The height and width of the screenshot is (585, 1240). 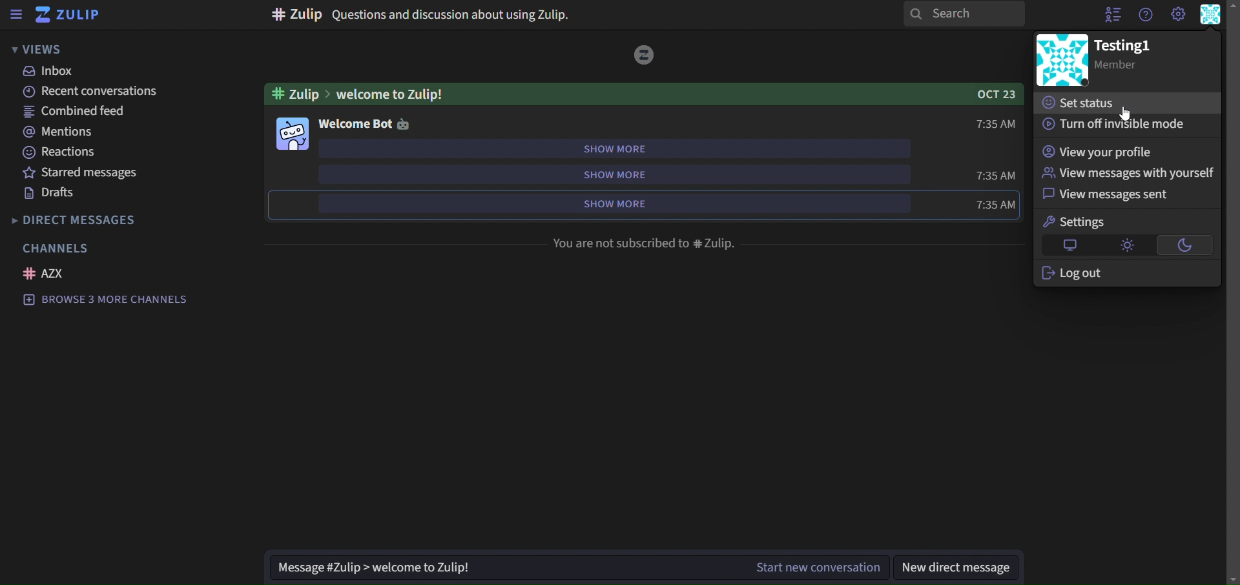 I want to click on welcome to Zulip, so click(x=369, y=92).